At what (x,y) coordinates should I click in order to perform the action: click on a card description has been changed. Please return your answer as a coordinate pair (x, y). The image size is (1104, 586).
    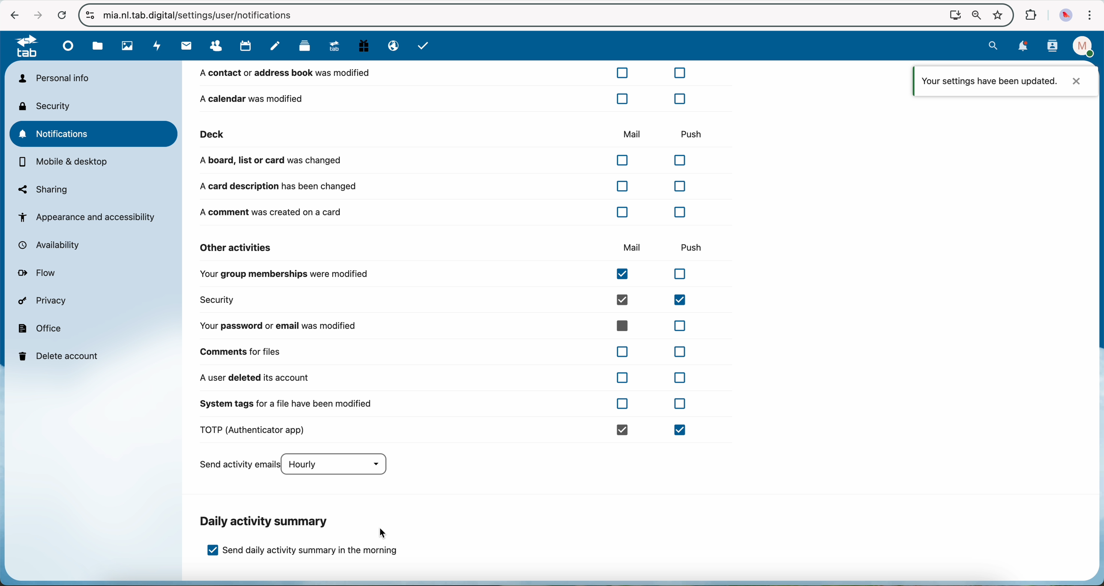
    Looking at the image, I should click on (442, 186).